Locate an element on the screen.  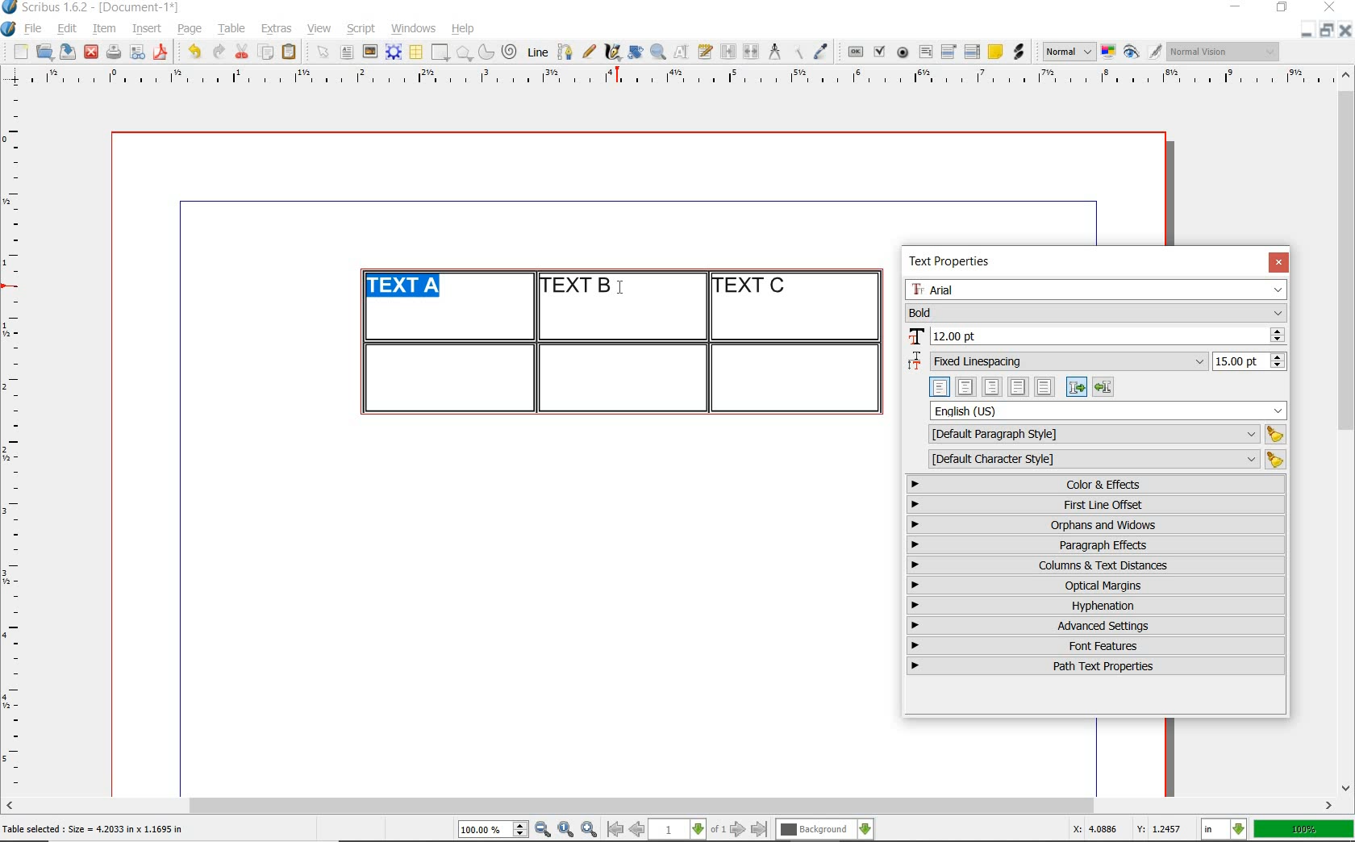
image frame is located at coordinates (371, 52).